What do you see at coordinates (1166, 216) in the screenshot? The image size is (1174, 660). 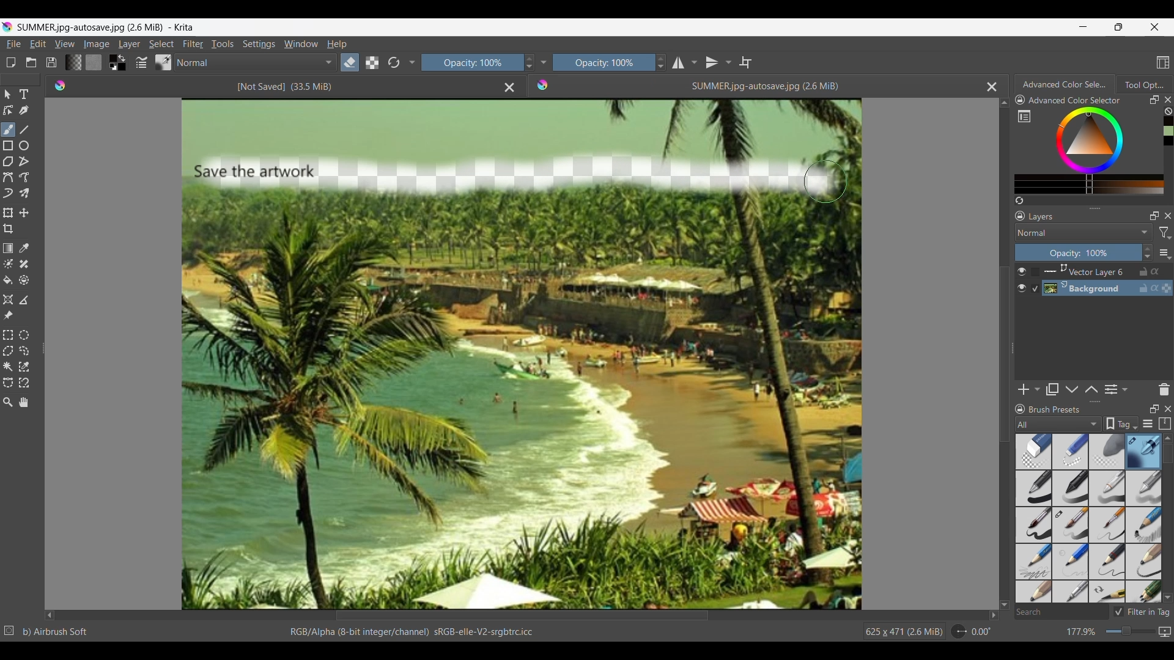 I see `Close layers panel` at bounding box center [1166, 216].